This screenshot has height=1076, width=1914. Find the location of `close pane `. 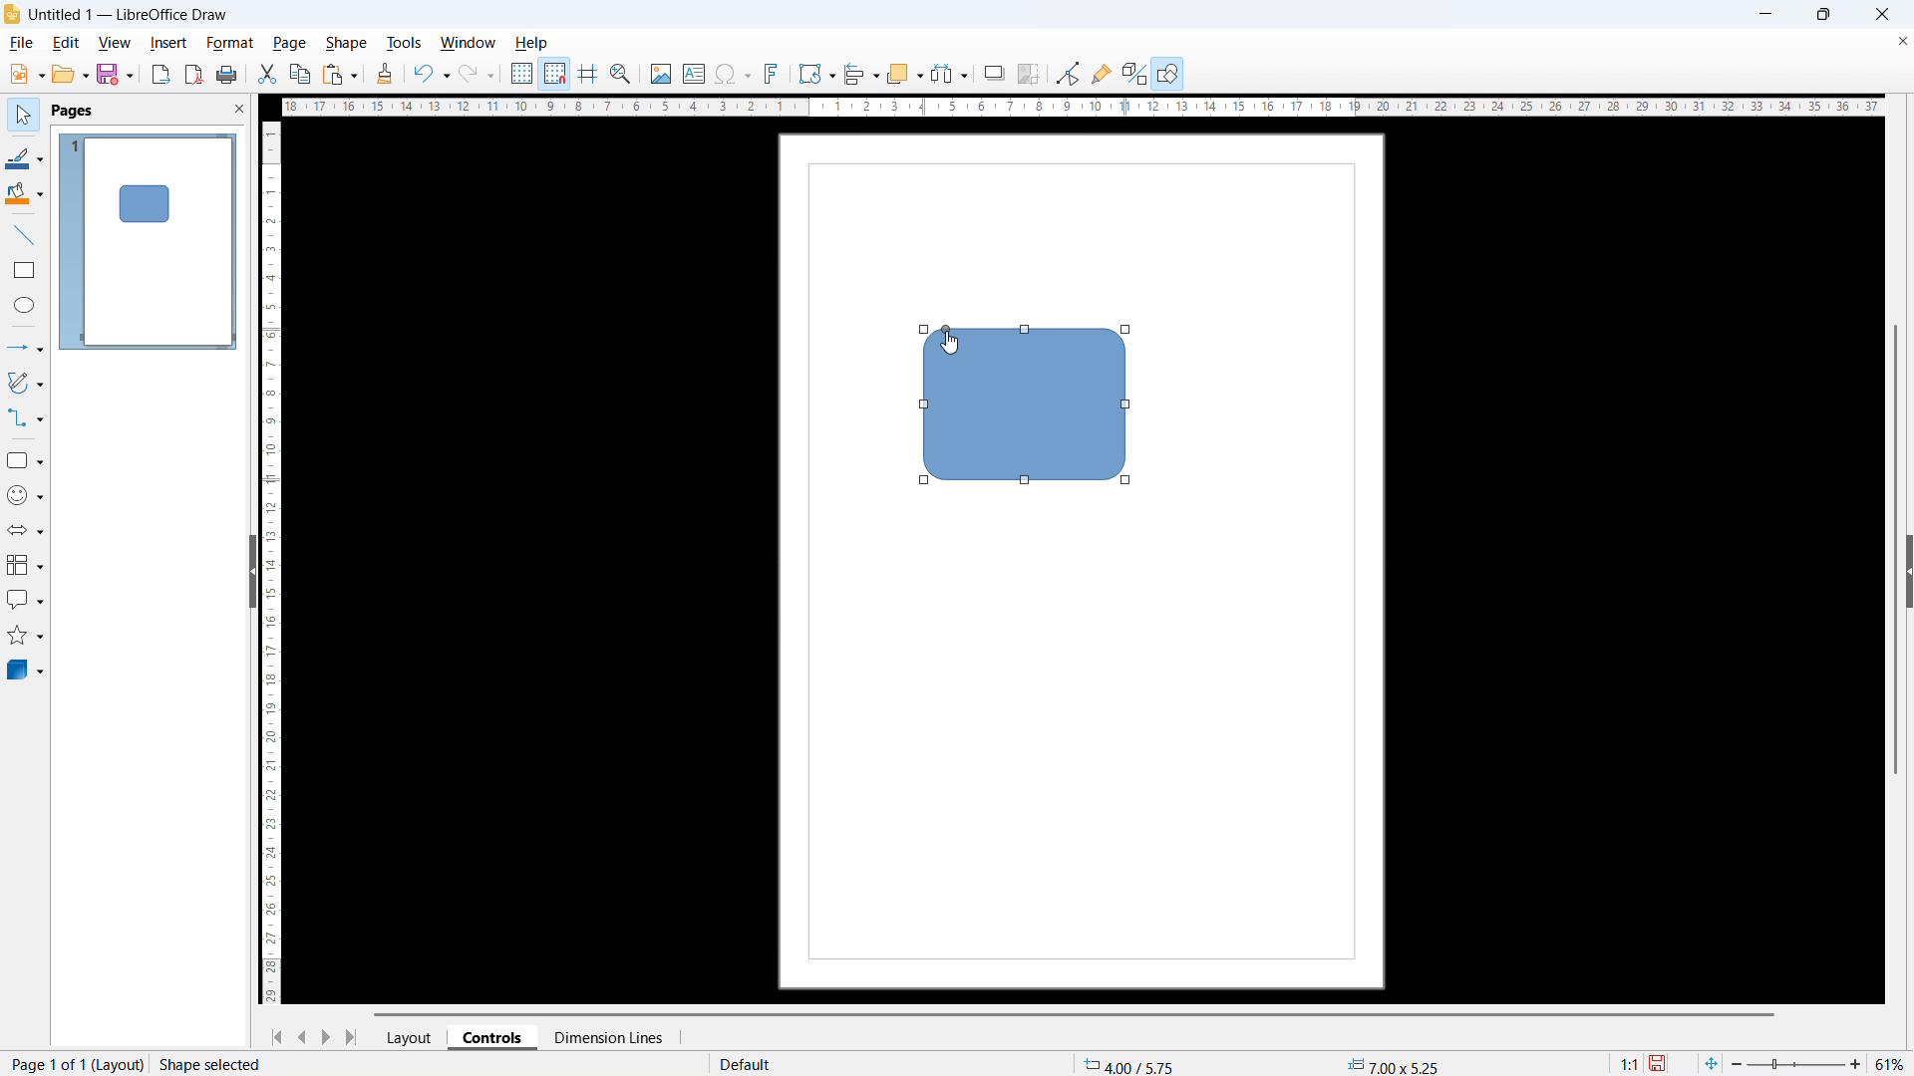

close pane  is located at coordinates (239, 109).